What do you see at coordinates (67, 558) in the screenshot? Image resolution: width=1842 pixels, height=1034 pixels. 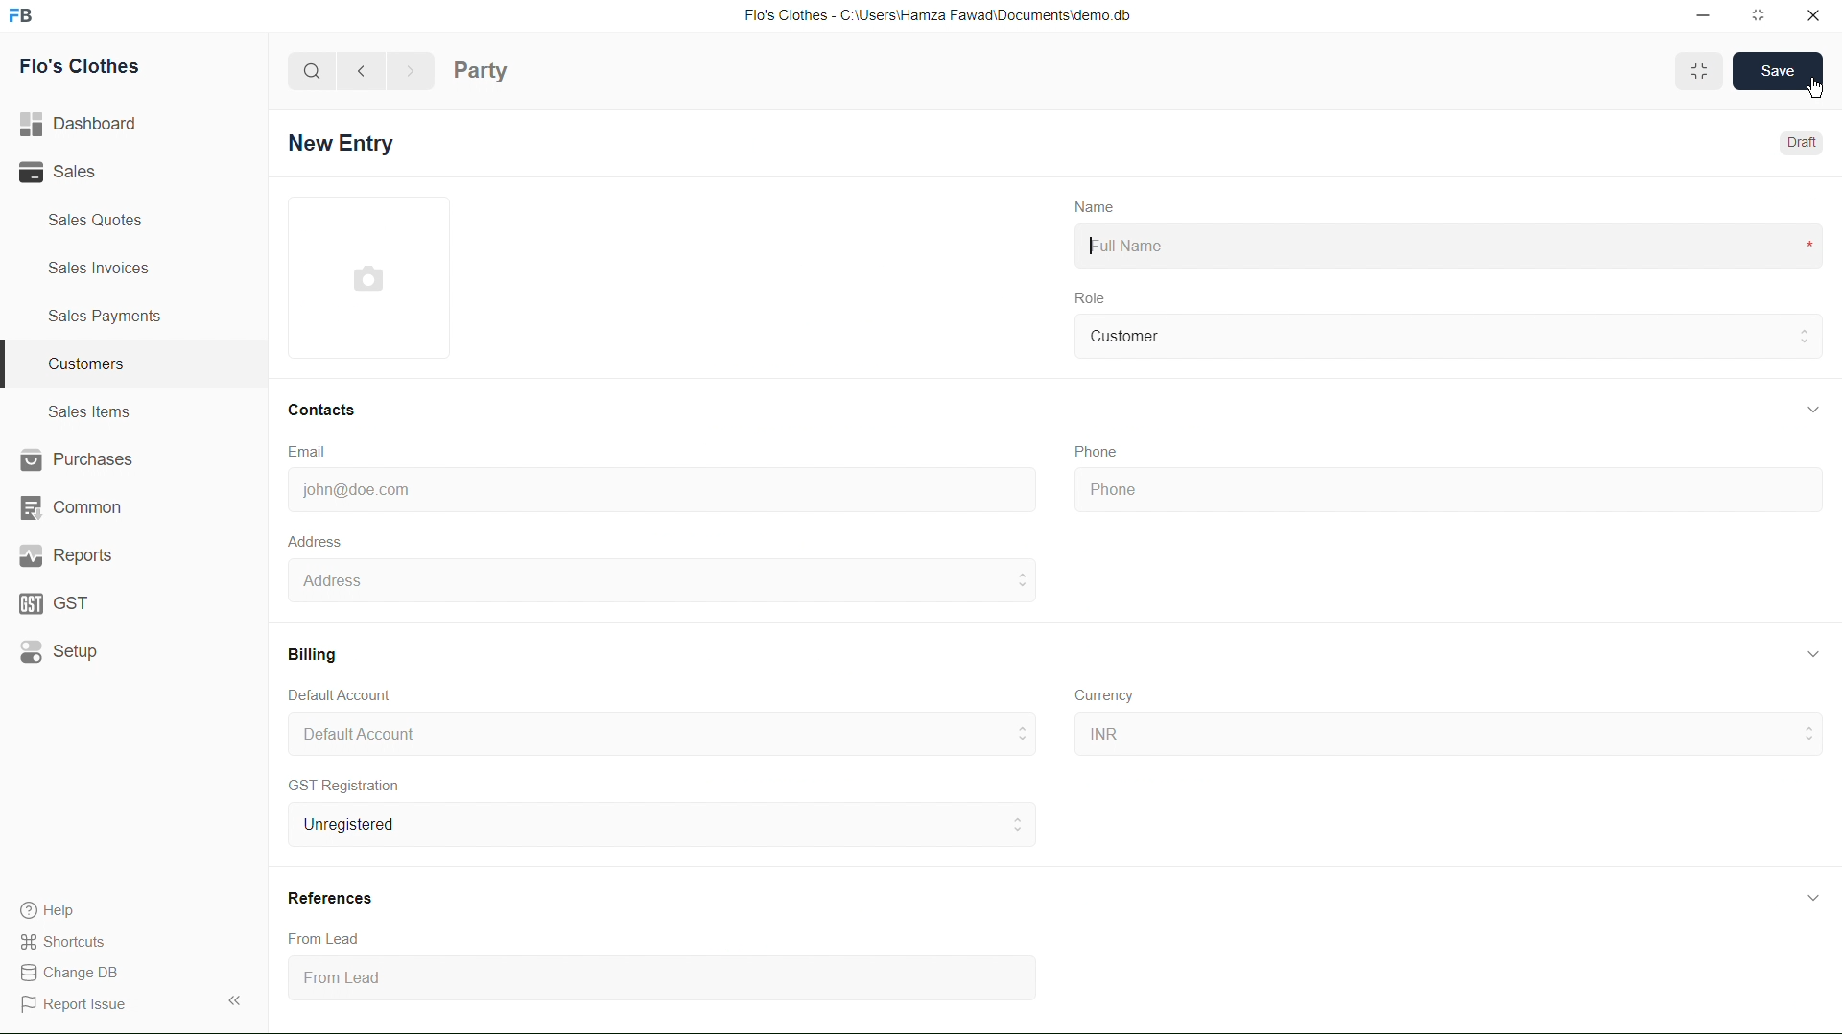 I see `Reports` at bounding box center [67, 558].